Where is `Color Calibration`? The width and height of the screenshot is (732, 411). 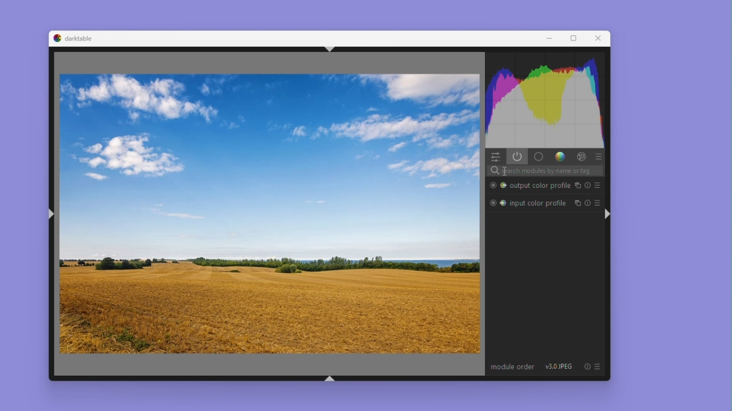 Color Calibration is located at coordinates (503, 204).